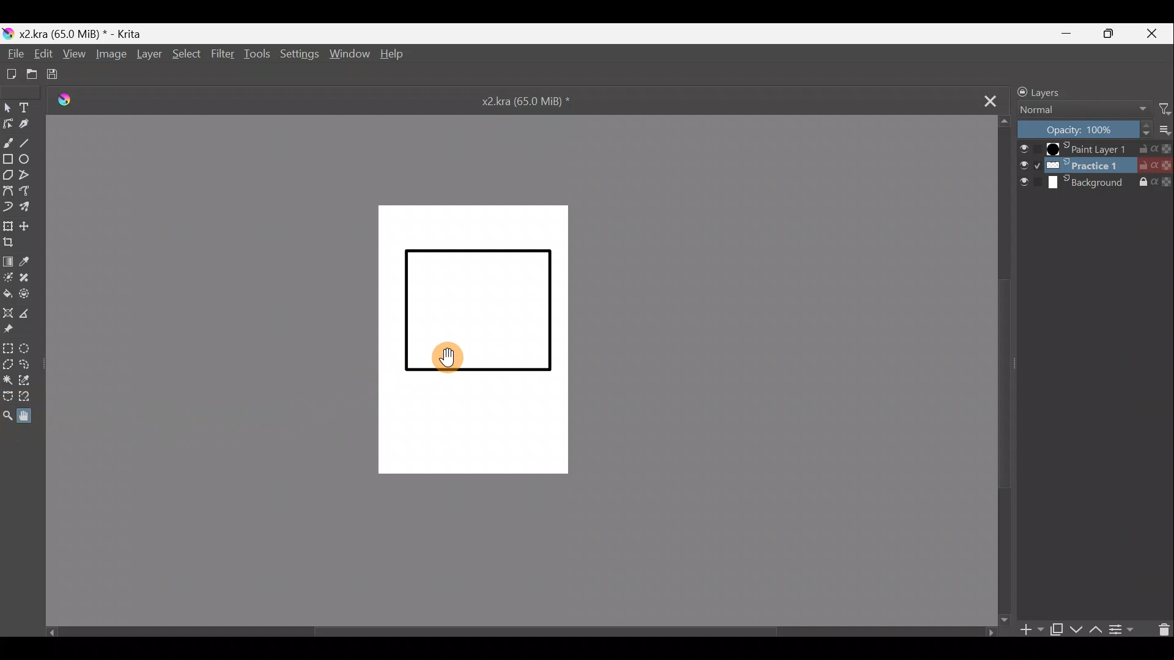 The image size is (1174, 660). What do you see at coordinates (7, 290) in the screenshot?
I see `Fill a contiguous area of colour with colour/fill a selection` at bounding box center [7, 290].